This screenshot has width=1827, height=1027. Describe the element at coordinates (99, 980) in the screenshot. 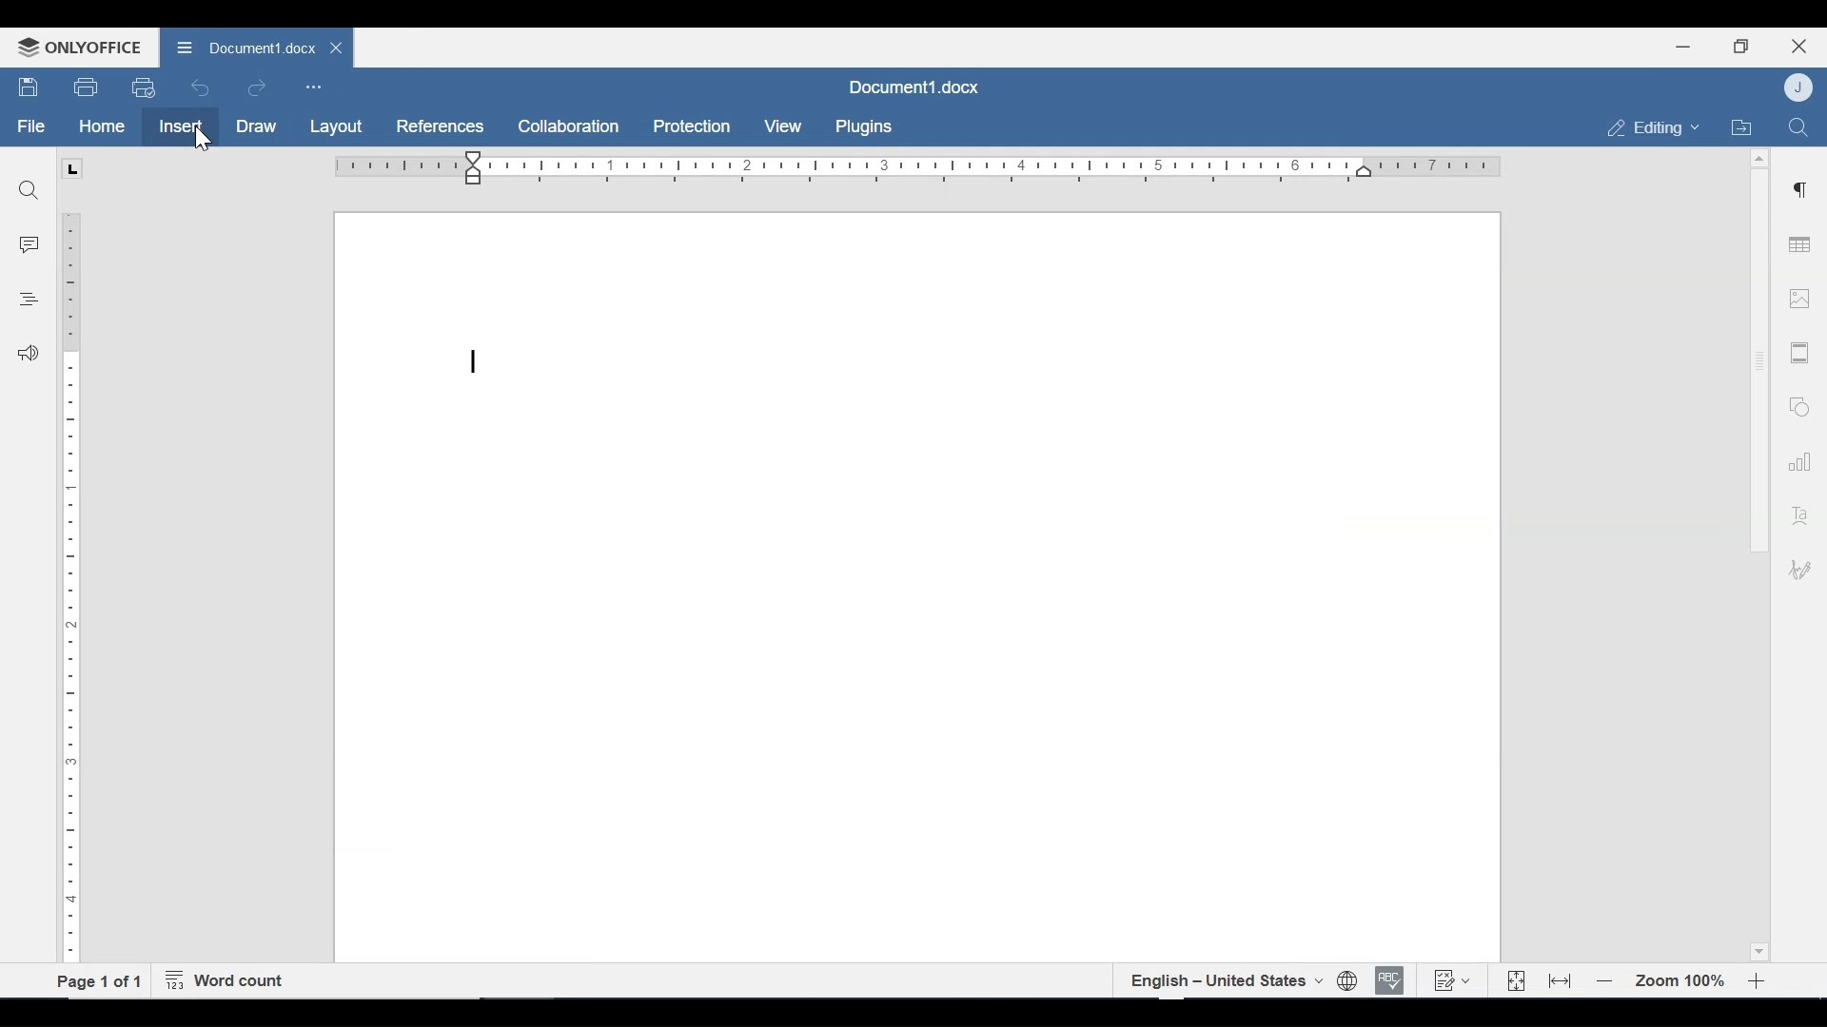

I see `Page 1 of 1` at that location.